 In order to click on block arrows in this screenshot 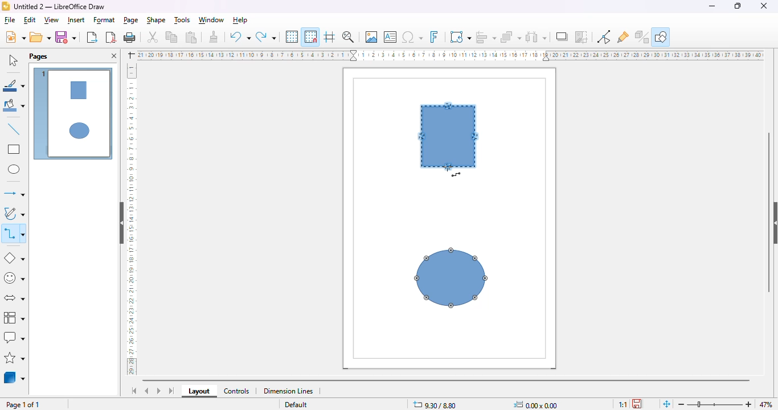, I will do `click(15, 298)`.